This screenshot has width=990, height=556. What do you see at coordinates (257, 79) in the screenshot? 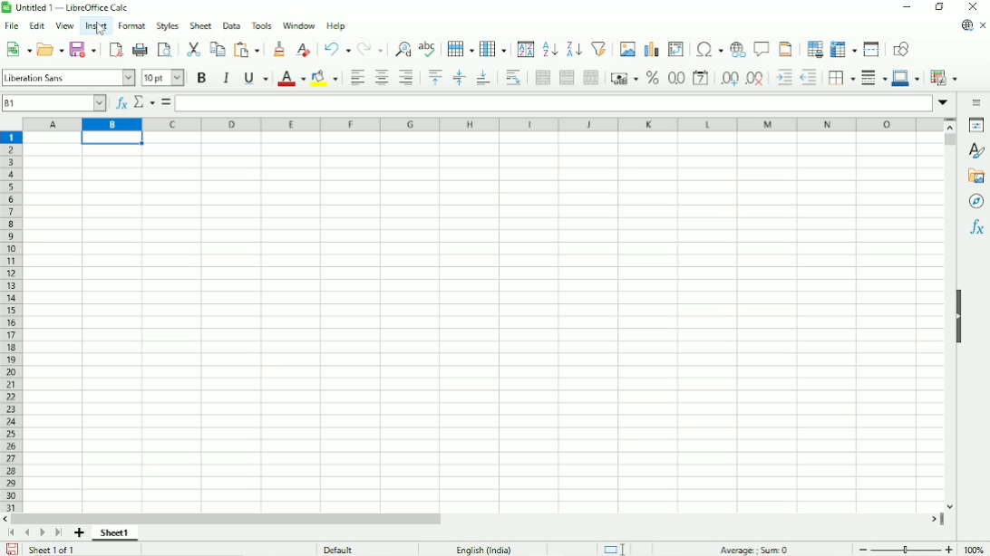
I see `Underline` at bounding box center [257, 79].